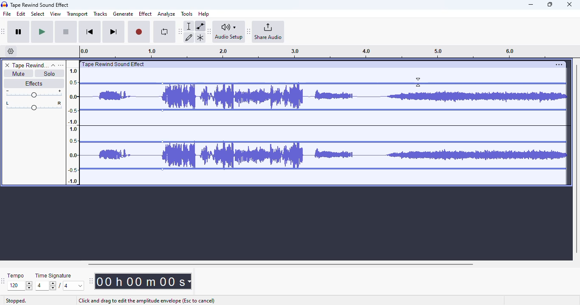 The width and height of the screenshot is (580, 305). What do you see at coordinates (190, 26) in the screenshot?
I see `selection tool` at bounding box center [190, 26].